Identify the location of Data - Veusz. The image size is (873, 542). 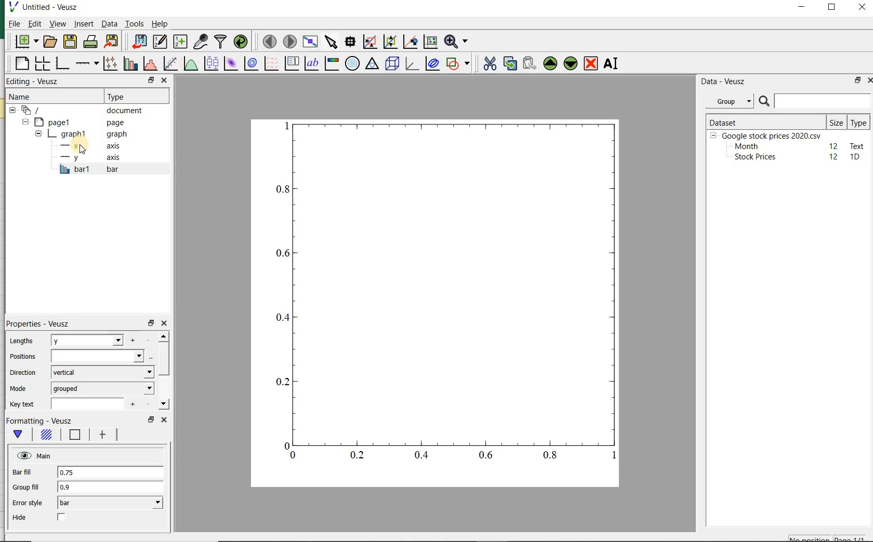
(724, 81).